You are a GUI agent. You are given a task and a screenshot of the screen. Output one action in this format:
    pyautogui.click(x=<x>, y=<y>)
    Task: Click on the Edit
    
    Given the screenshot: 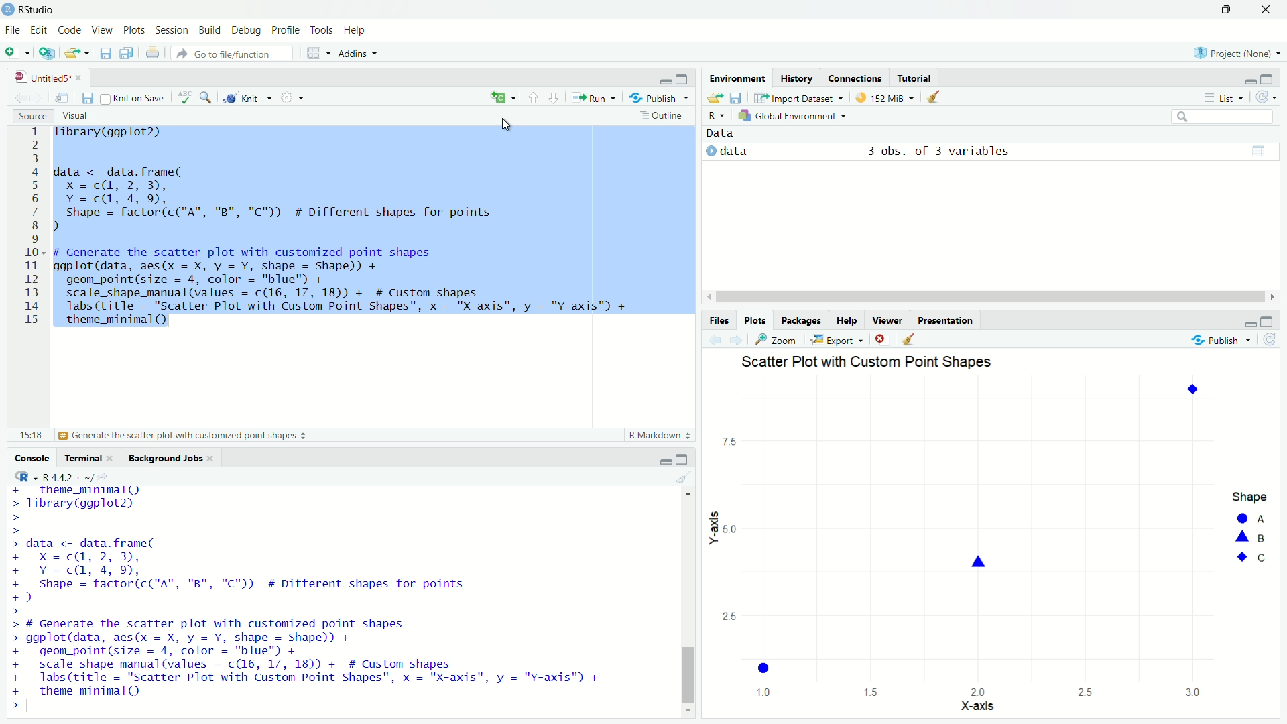 What is the action you would take?
    pyautogui.click(x=38, y=29)
    